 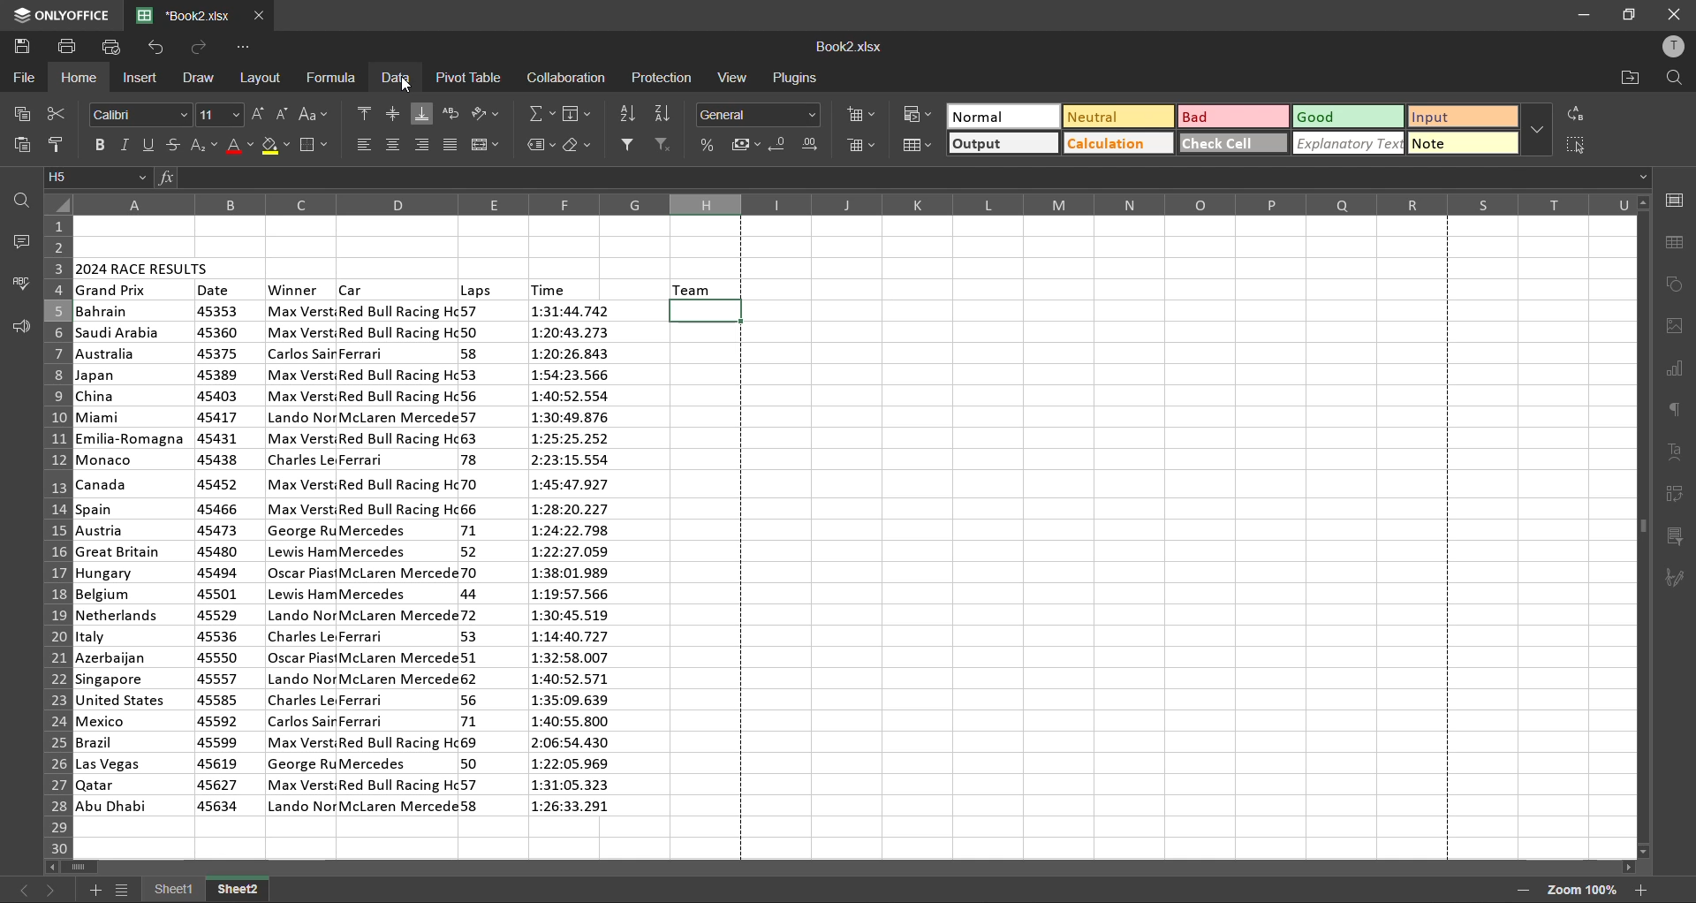 What do you see at coordinates (79, 80) in the screenshot?
I see `home` at bounding box center [79, 80].